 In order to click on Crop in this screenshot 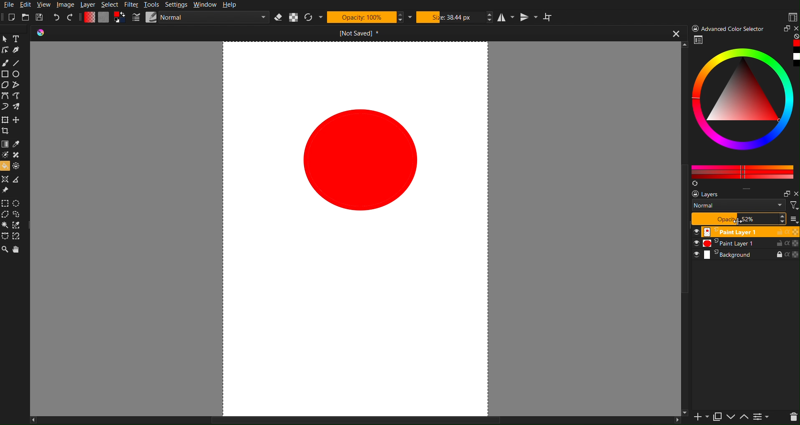, I will do `click(5, 132)`.